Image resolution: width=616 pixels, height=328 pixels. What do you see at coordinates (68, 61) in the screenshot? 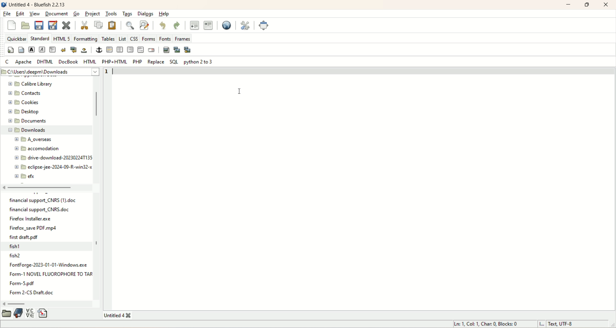
I see `DocBook` at bounding box center [68, 61].